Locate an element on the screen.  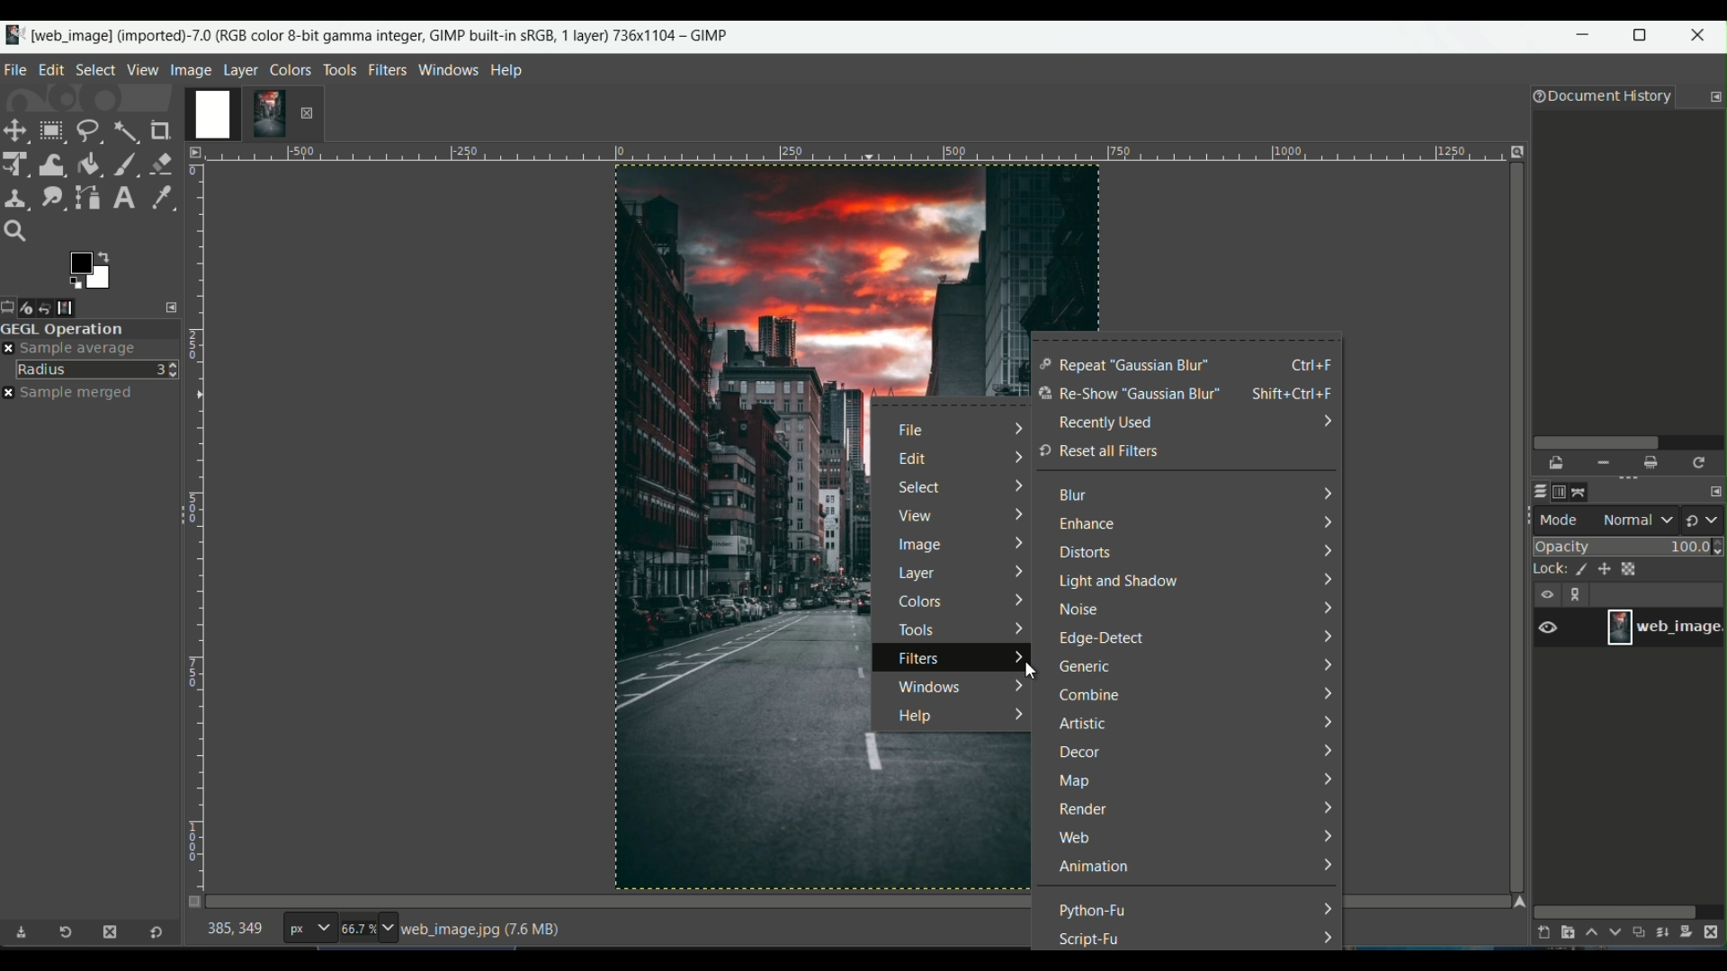
noise is located at coordinates (1080, 611).